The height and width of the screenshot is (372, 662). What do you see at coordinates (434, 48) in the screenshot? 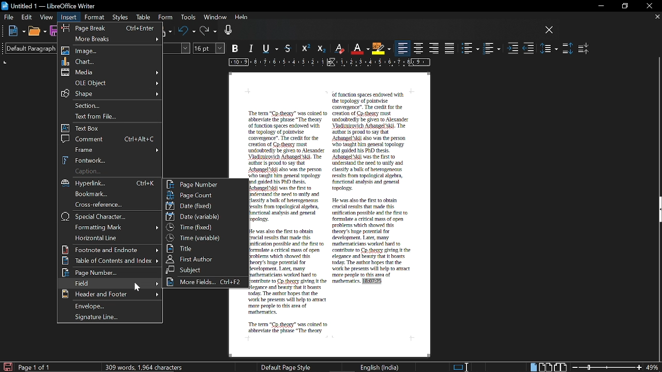
I see `Align right` at bounding box center [434, 48].